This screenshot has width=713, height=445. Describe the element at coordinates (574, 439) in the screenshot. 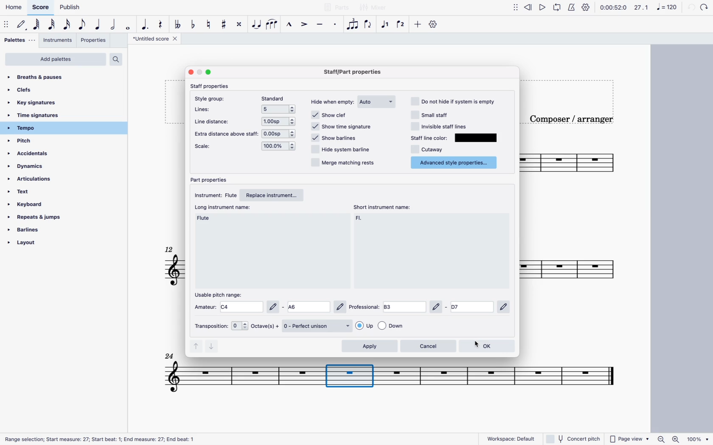

I see `concert pitch` at that location.